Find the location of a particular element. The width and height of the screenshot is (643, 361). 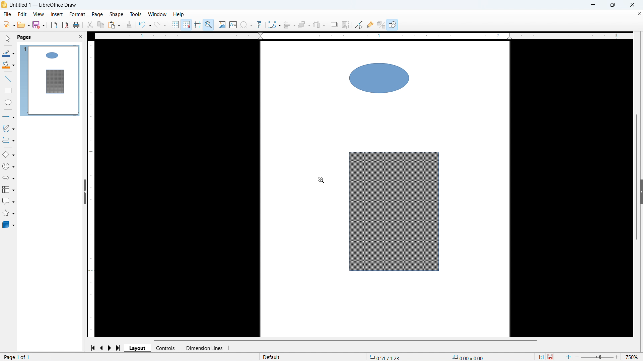

Line colour  is located at coordinates (8, 53).